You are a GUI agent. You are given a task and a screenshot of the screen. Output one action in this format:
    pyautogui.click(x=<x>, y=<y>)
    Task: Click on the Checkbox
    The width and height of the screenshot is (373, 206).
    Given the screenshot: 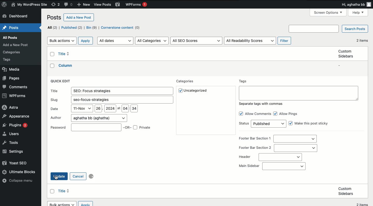 What is the action you would take?
    pyautogui.click(x=180, y=91)
    